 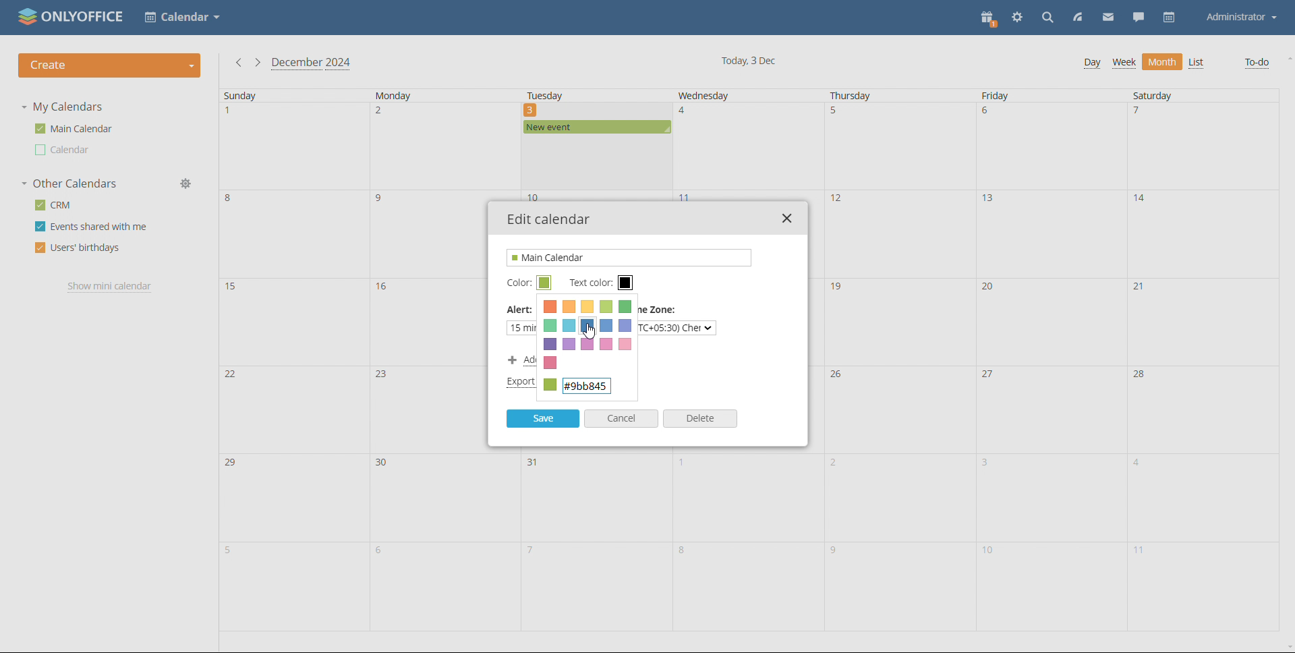 I want to click on date, so click(x=1047, y=588).